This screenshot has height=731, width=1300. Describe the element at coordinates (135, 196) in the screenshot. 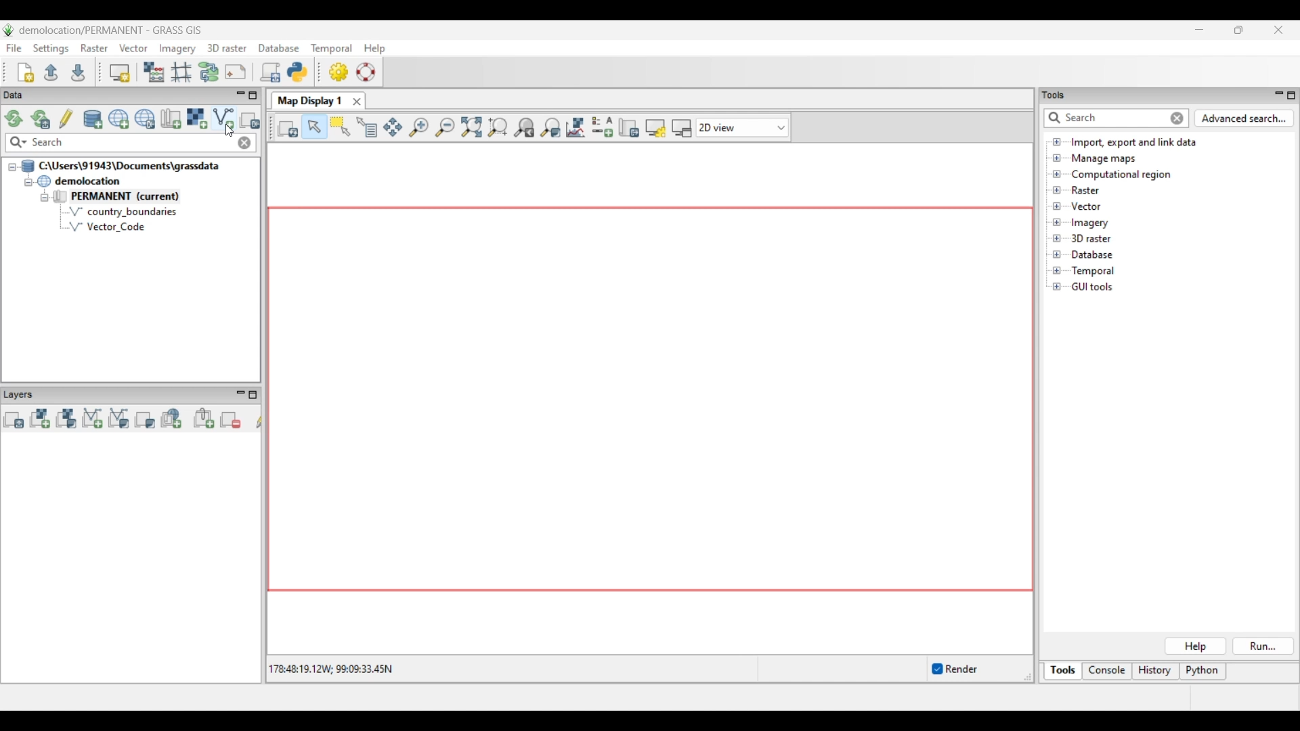

I see `Double click to collapse Permanent` at that location.